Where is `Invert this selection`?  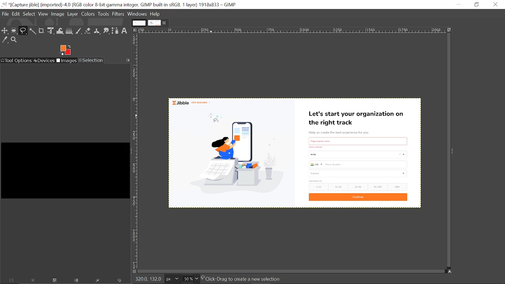
Invert this selection is located at coordinates (53, 281).